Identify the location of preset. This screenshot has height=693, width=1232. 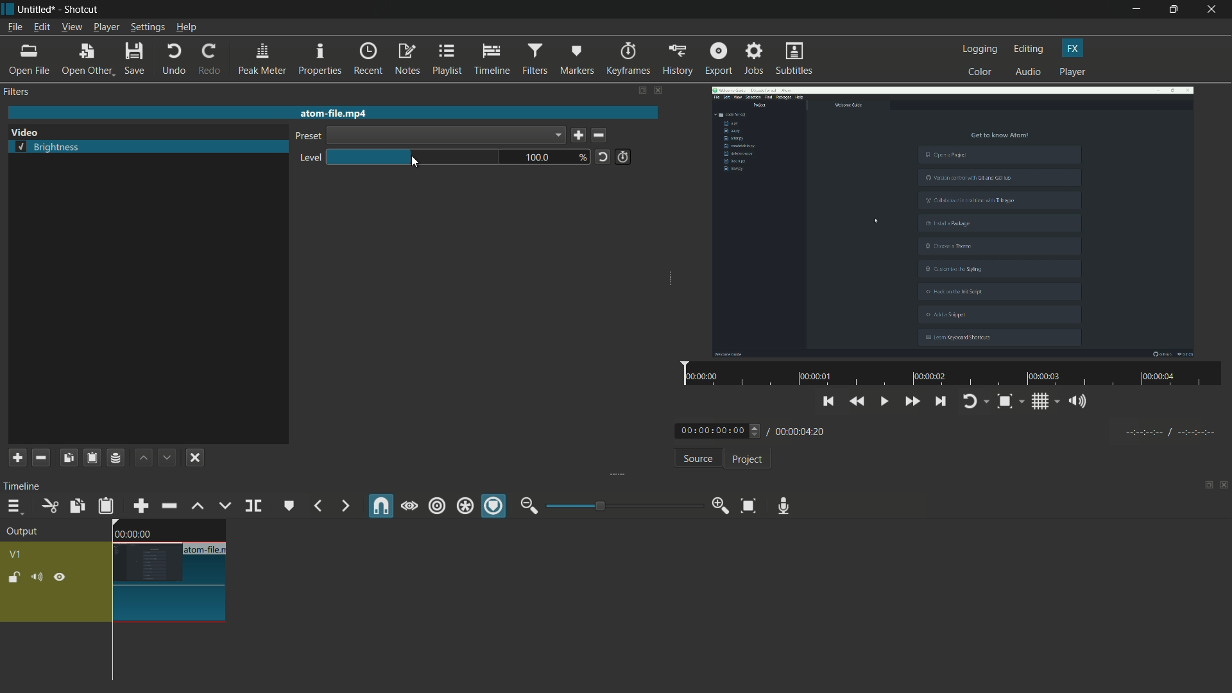
(306, 137).